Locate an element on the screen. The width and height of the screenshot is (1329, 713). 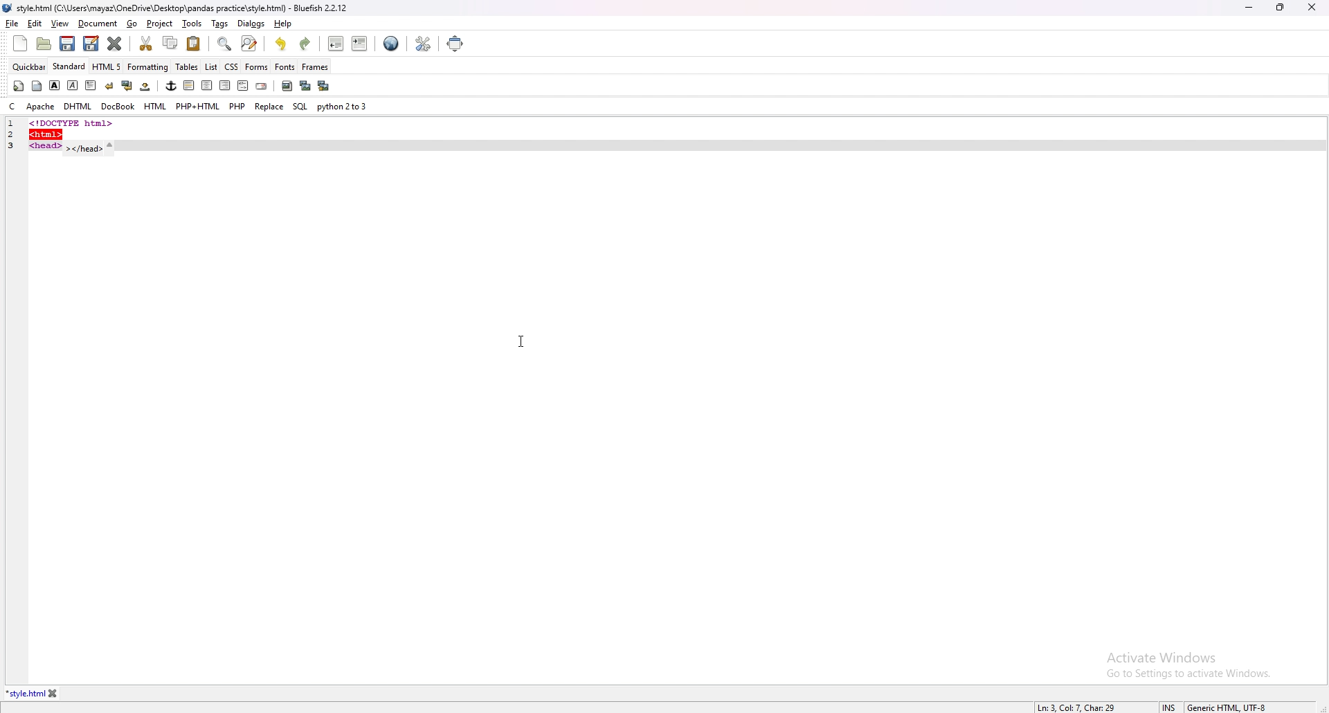
php+html is located at coordinates (198, 107).